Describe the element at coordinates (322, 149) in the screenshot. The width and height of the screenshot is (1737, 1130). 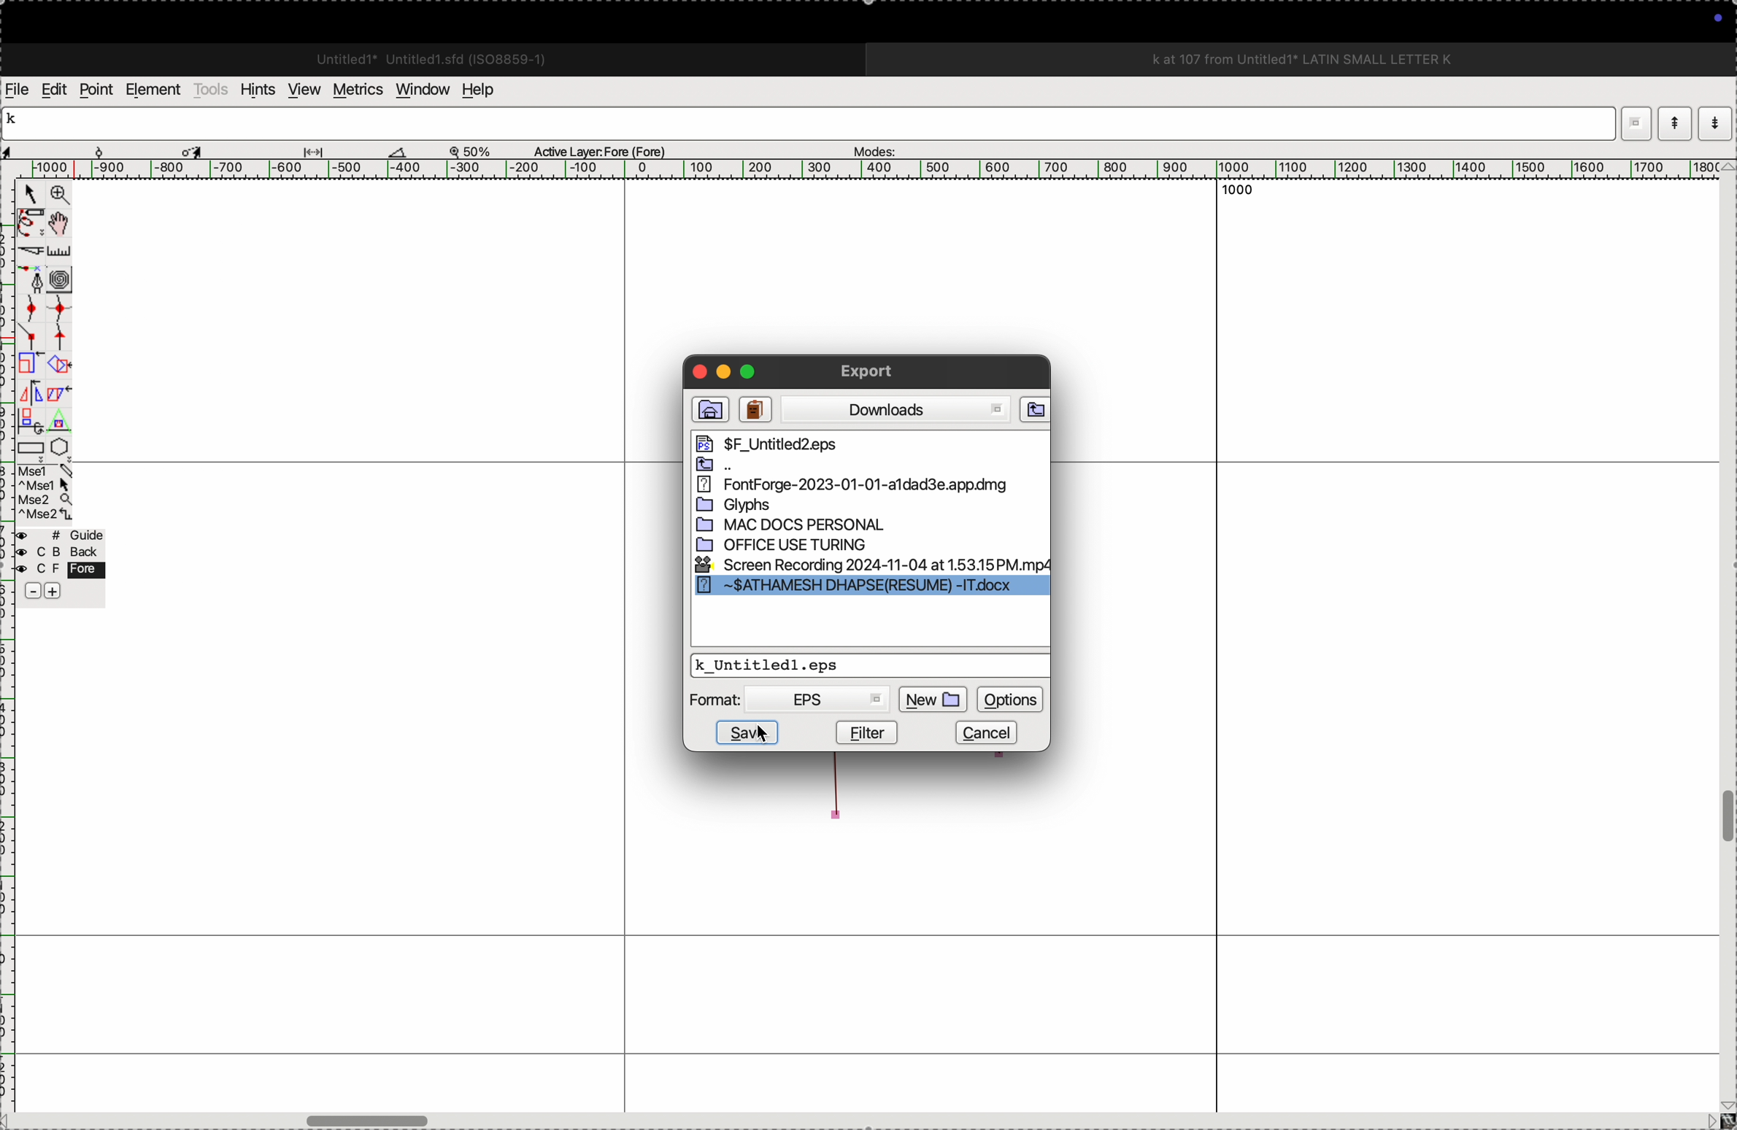
I see `drang` at that location.